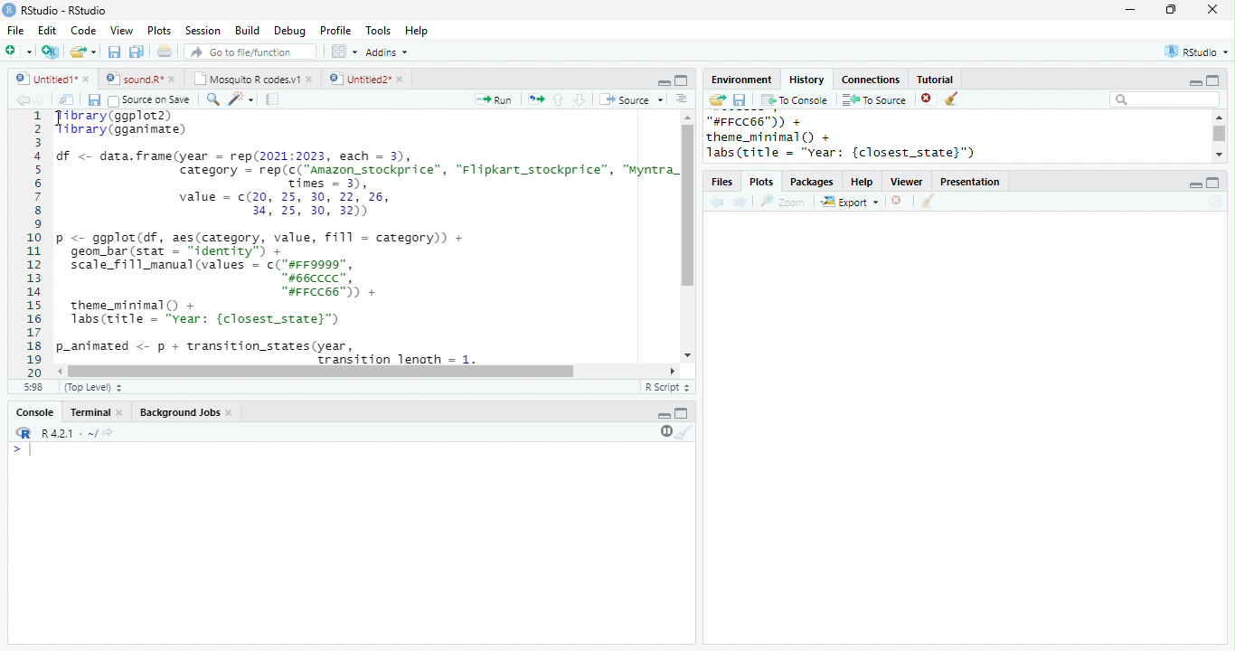 The image size is (1235, 651). I want to click on save, so click(94, 99).